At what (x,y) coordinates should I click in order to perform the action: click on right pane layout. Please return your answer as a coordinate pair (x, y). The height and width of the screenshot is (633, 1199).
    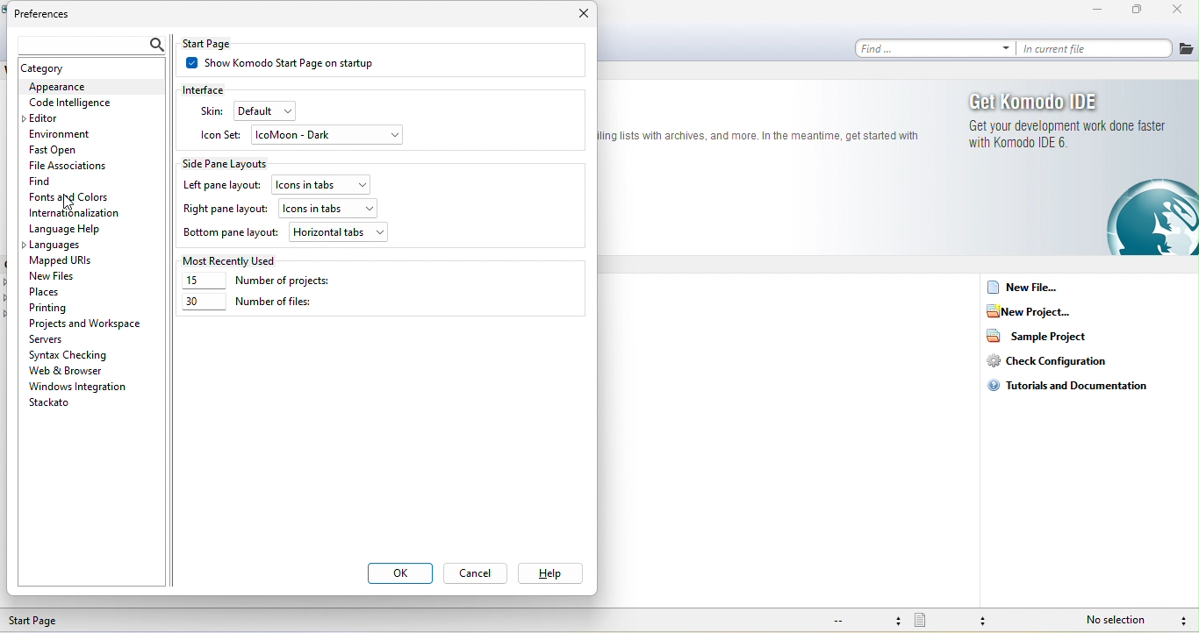
    Looking at the image, I should click on (225, 209).